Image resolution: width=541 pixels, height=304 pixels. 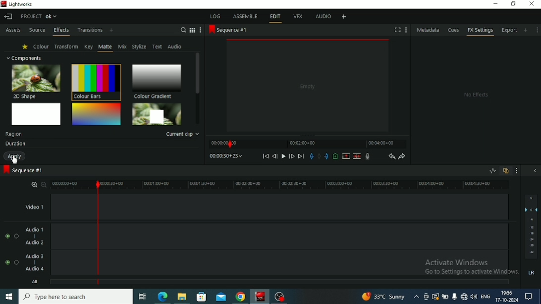 I want to click on Weather Sunny, so click(x=390, y=297).